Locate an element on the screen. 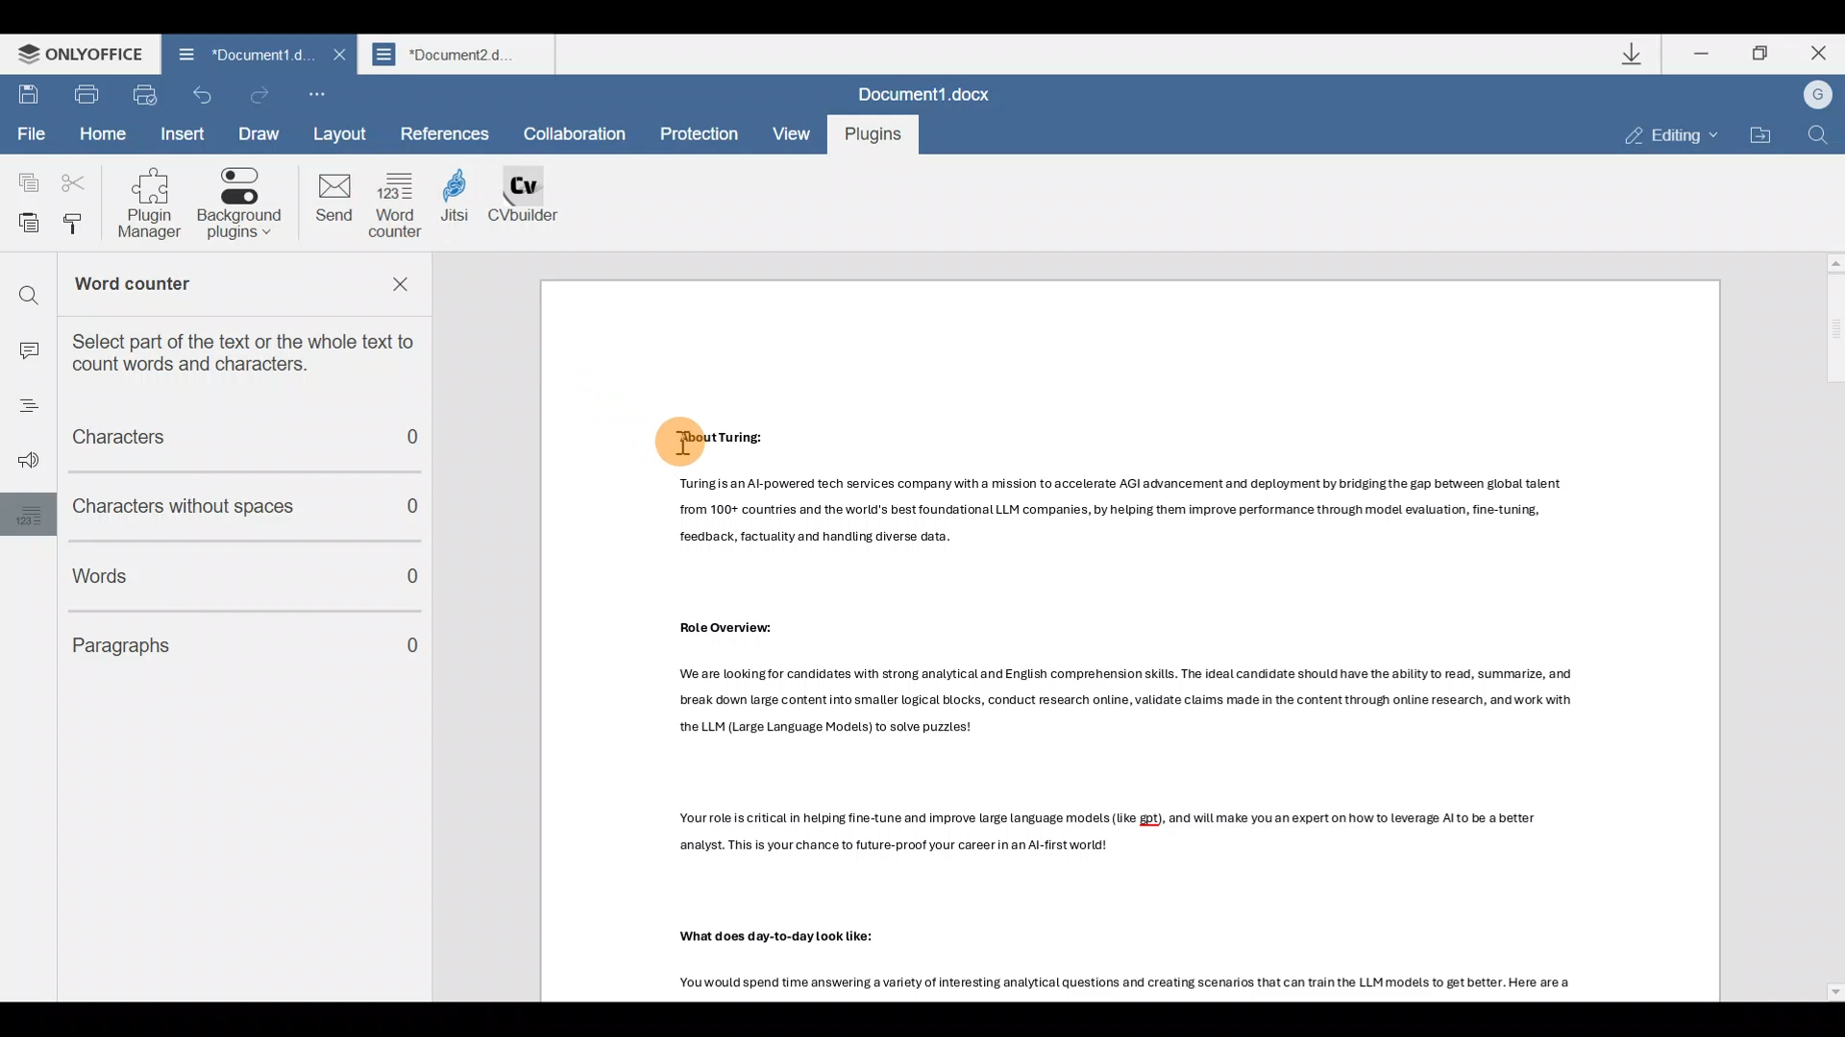  References is located at coordinates (446, 132).